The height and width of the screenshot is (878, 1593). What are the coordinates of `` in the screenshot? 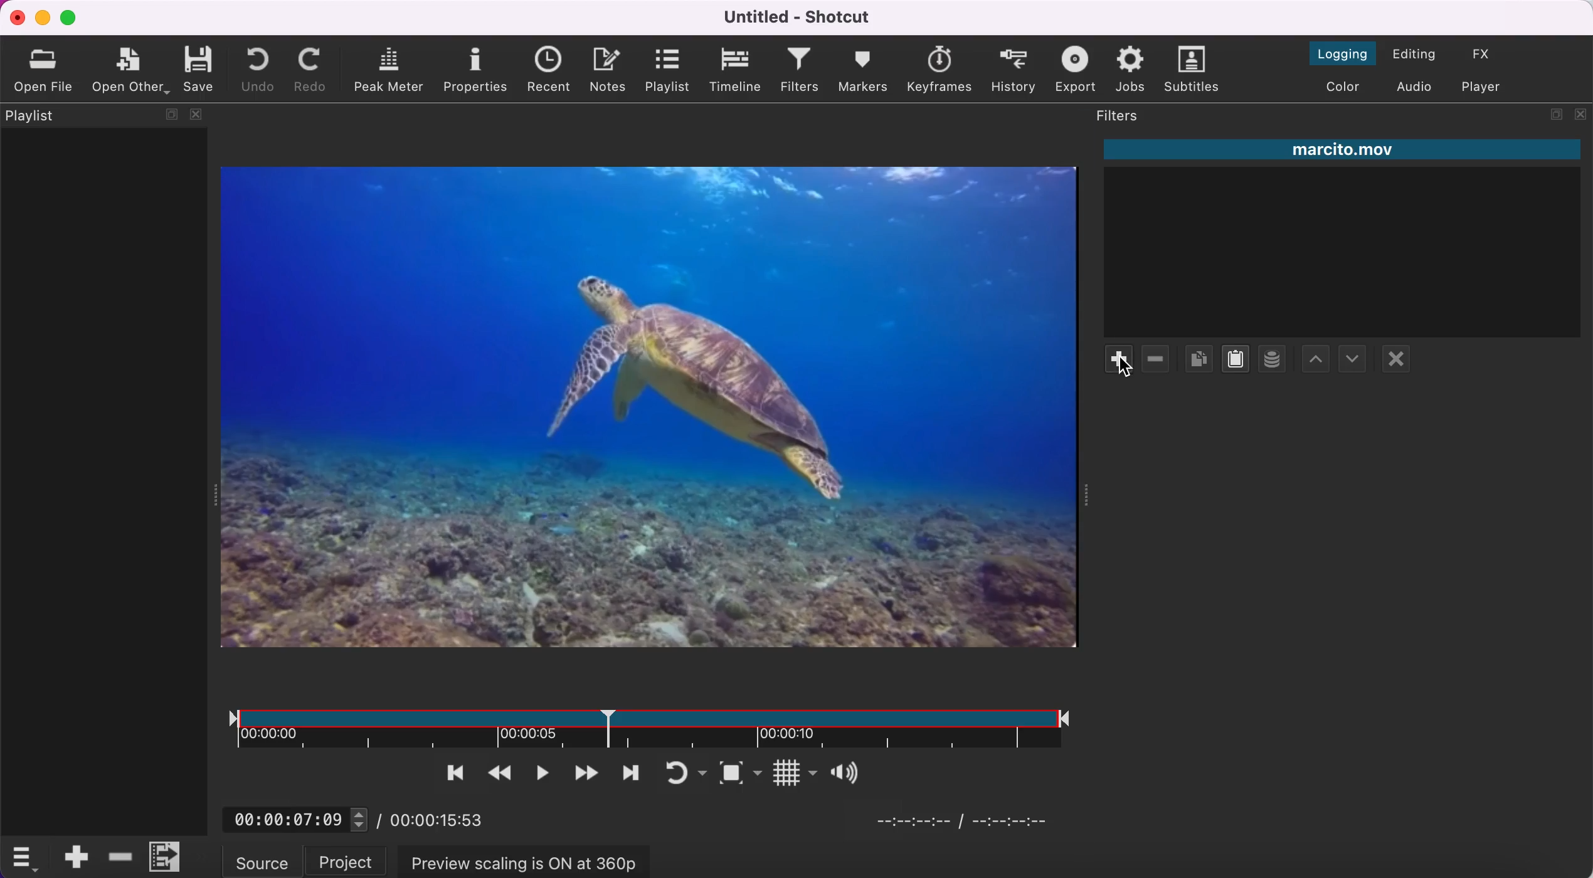 It's located at (776, 771).